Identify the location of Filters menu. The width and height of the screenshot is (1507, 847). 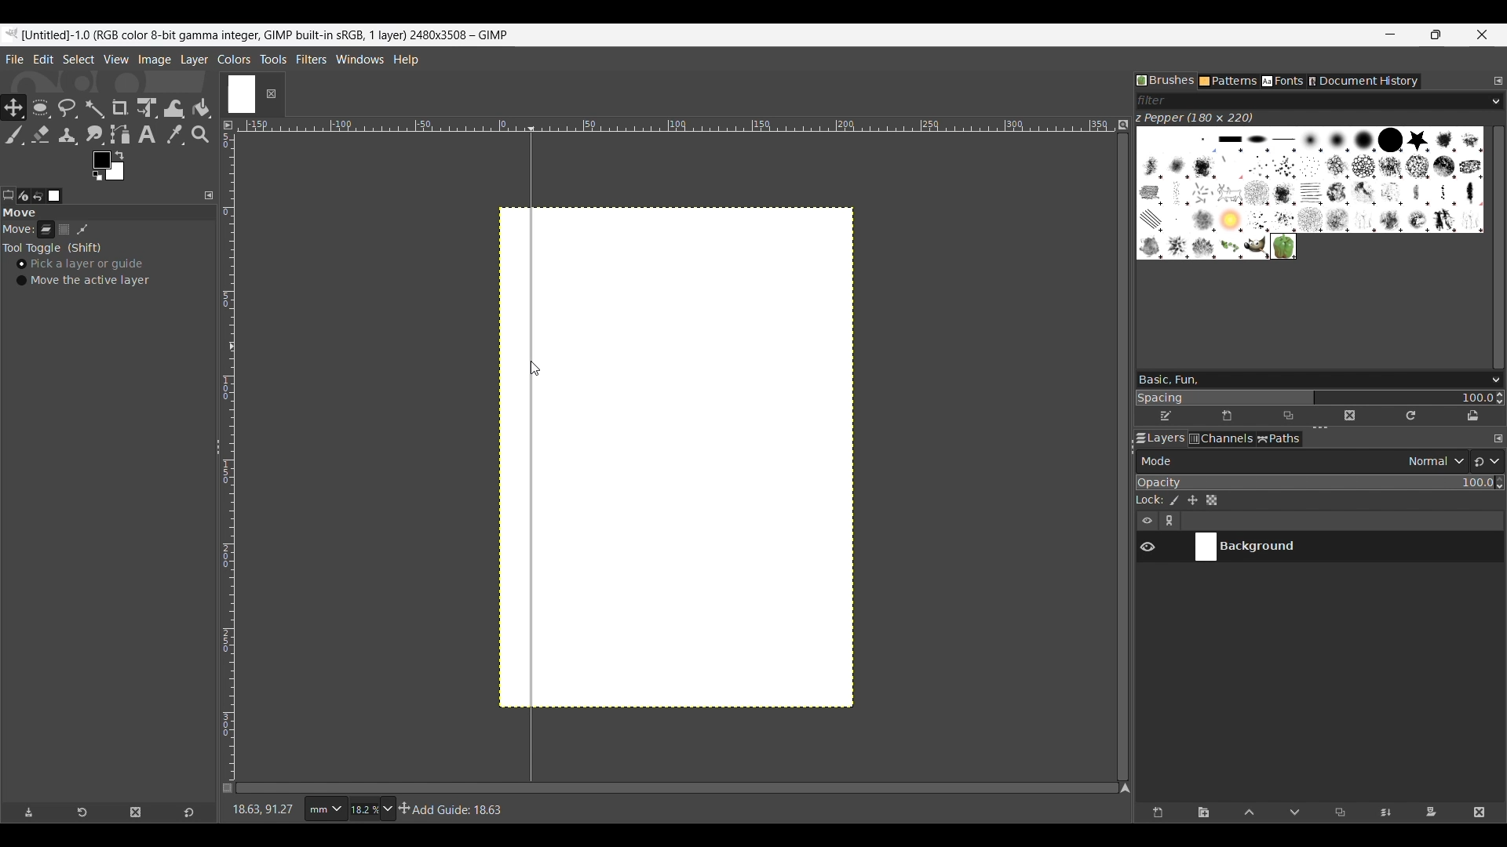
(311, 59).